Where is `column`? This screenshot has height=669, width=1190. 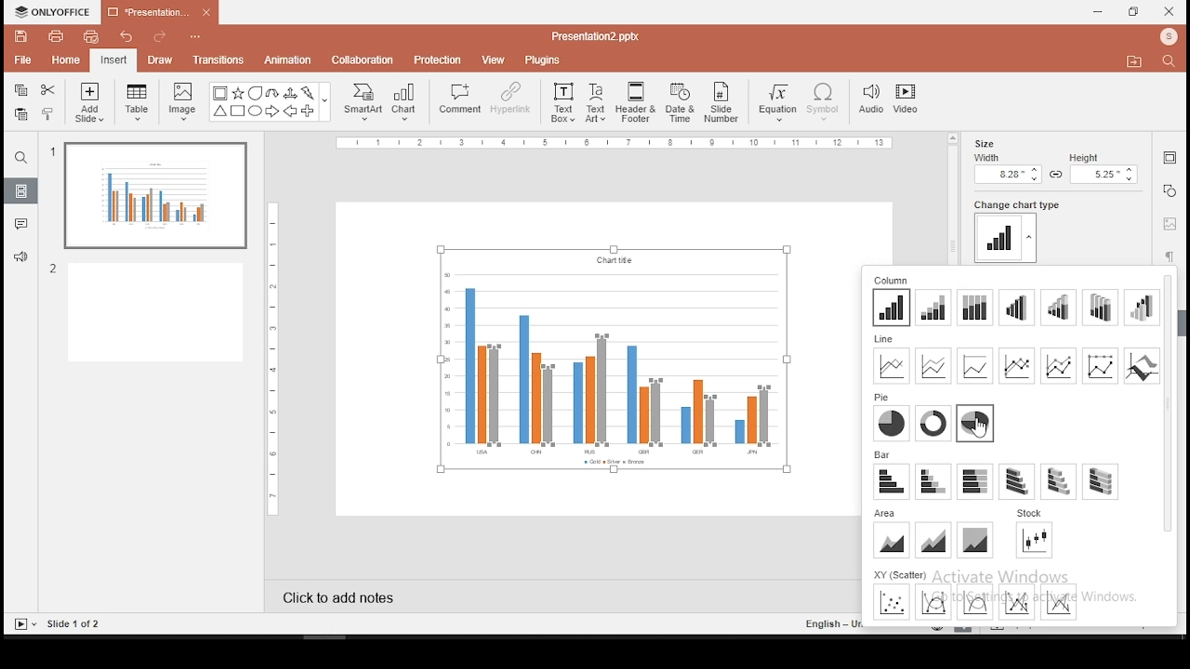
column is located at coordinates (892, 280).